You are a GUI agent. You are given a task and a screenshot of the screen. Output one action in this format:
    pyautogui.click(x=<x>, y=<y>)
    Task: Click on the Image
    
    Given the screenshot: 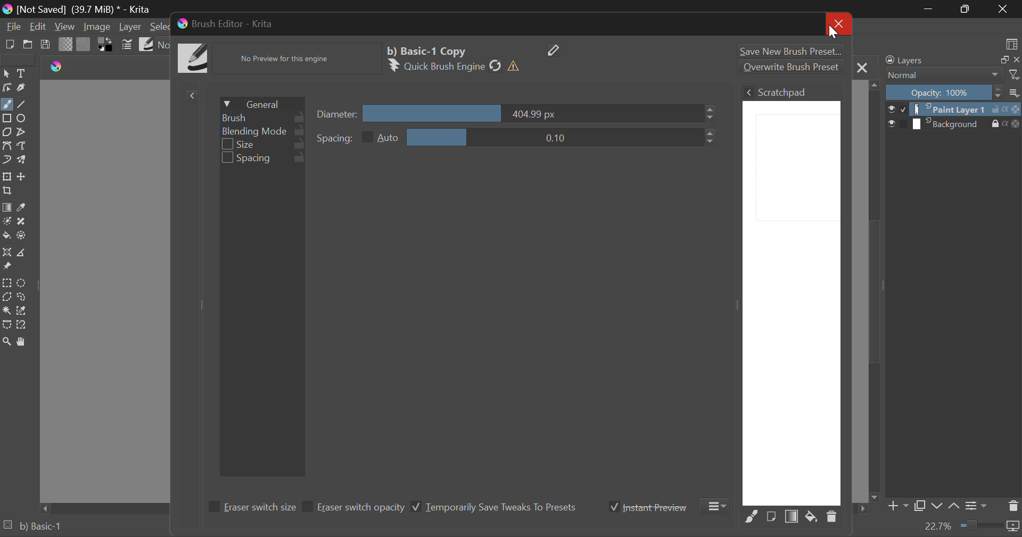 What is the action you would take?
    pyautogui.click(x=98, y=27)
    